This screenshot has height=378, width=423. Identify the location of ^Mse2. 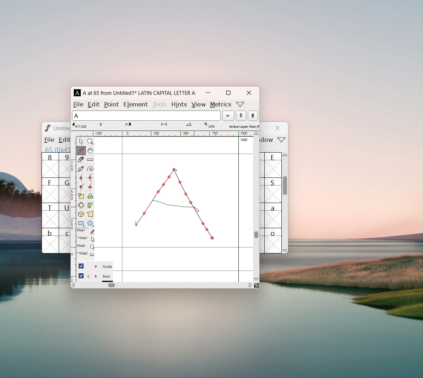
(86, 254).